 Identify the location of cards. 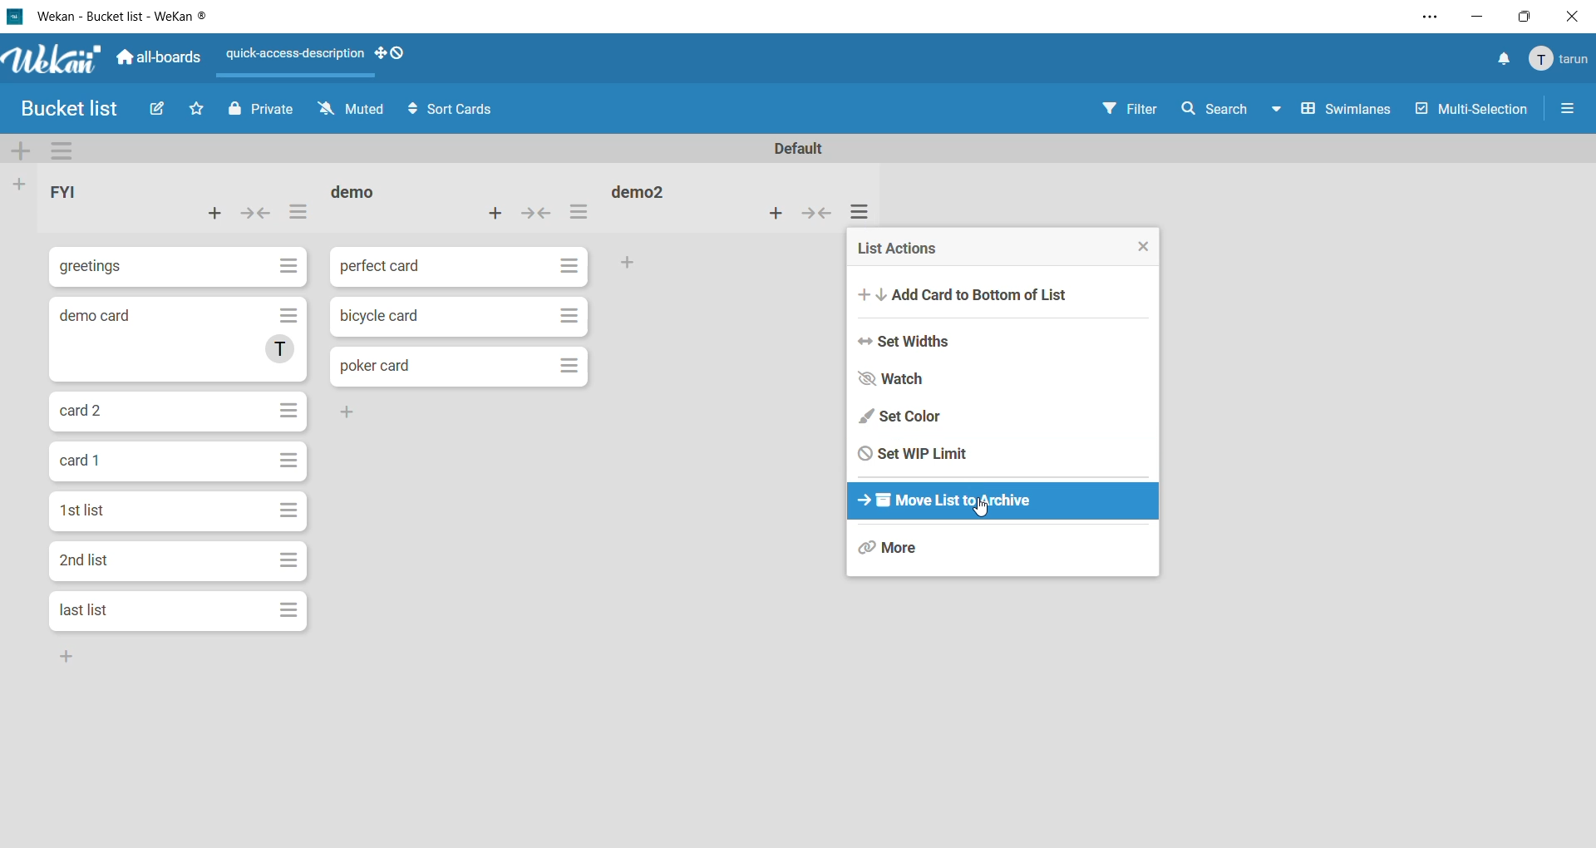
(177, 510).